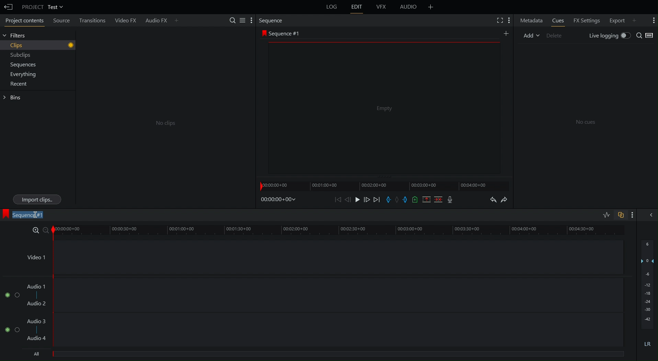 The width and height of the screenshot is (658, 361). Describe the element at coordinates (398, 199) in the screenshot. I see `Remove Marker` at that location.